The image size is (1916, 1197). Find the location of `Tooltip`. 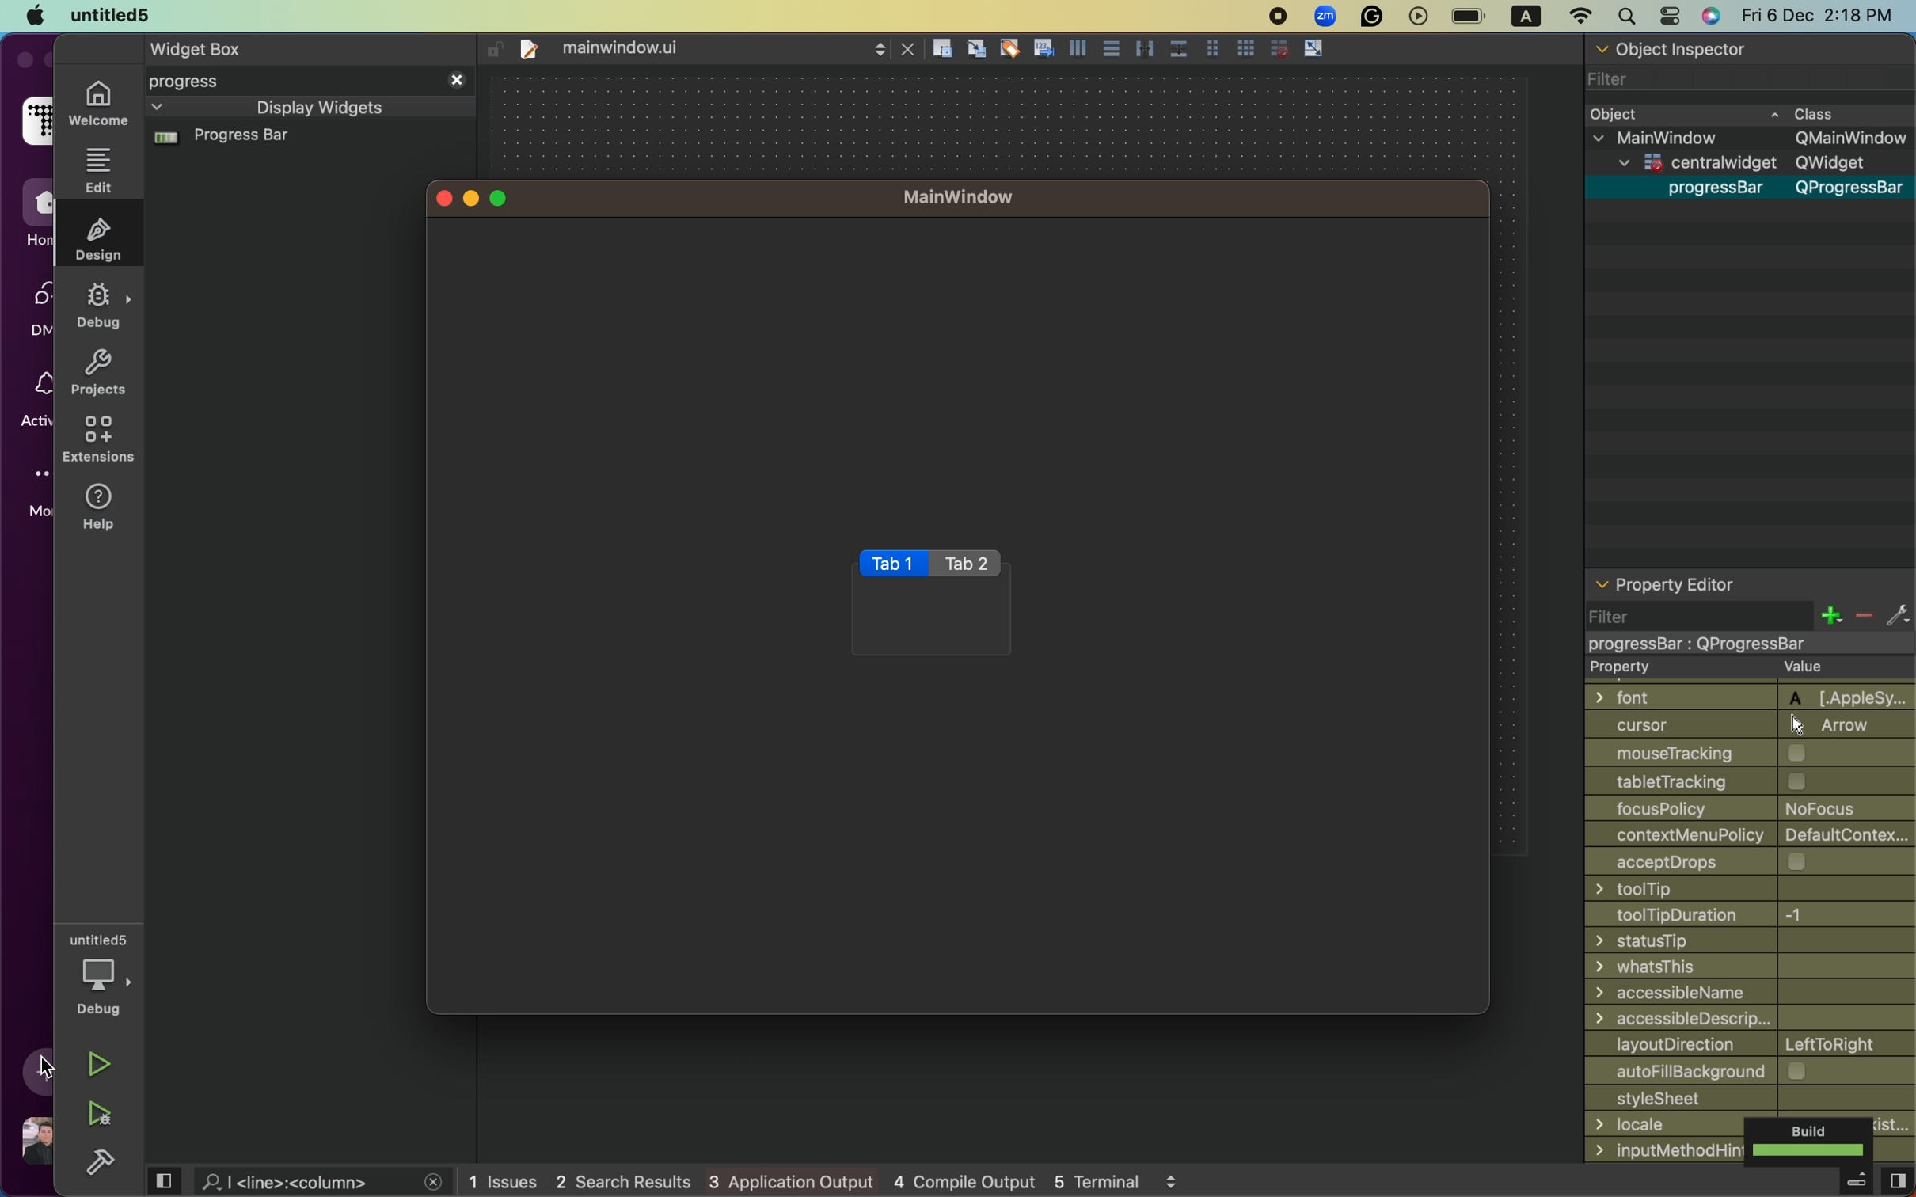

Tooltip is located at coordinates (1752, 890).